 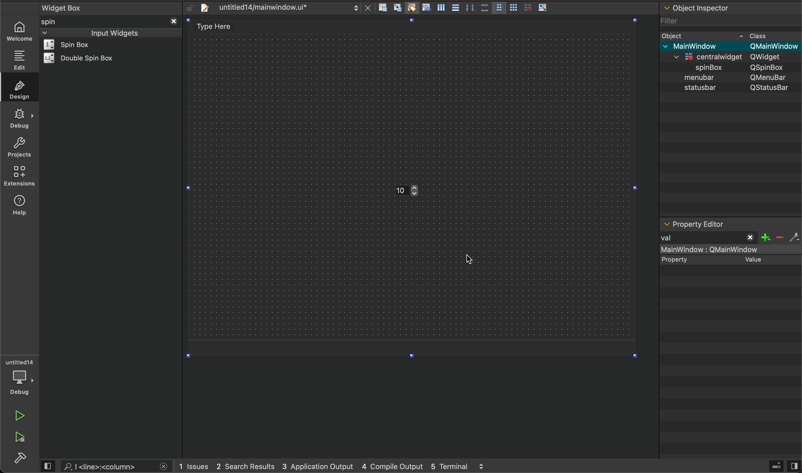 What do you see at coordinates (702, 66) in the screenshot?
I see `` at bounding box center [702, 66].